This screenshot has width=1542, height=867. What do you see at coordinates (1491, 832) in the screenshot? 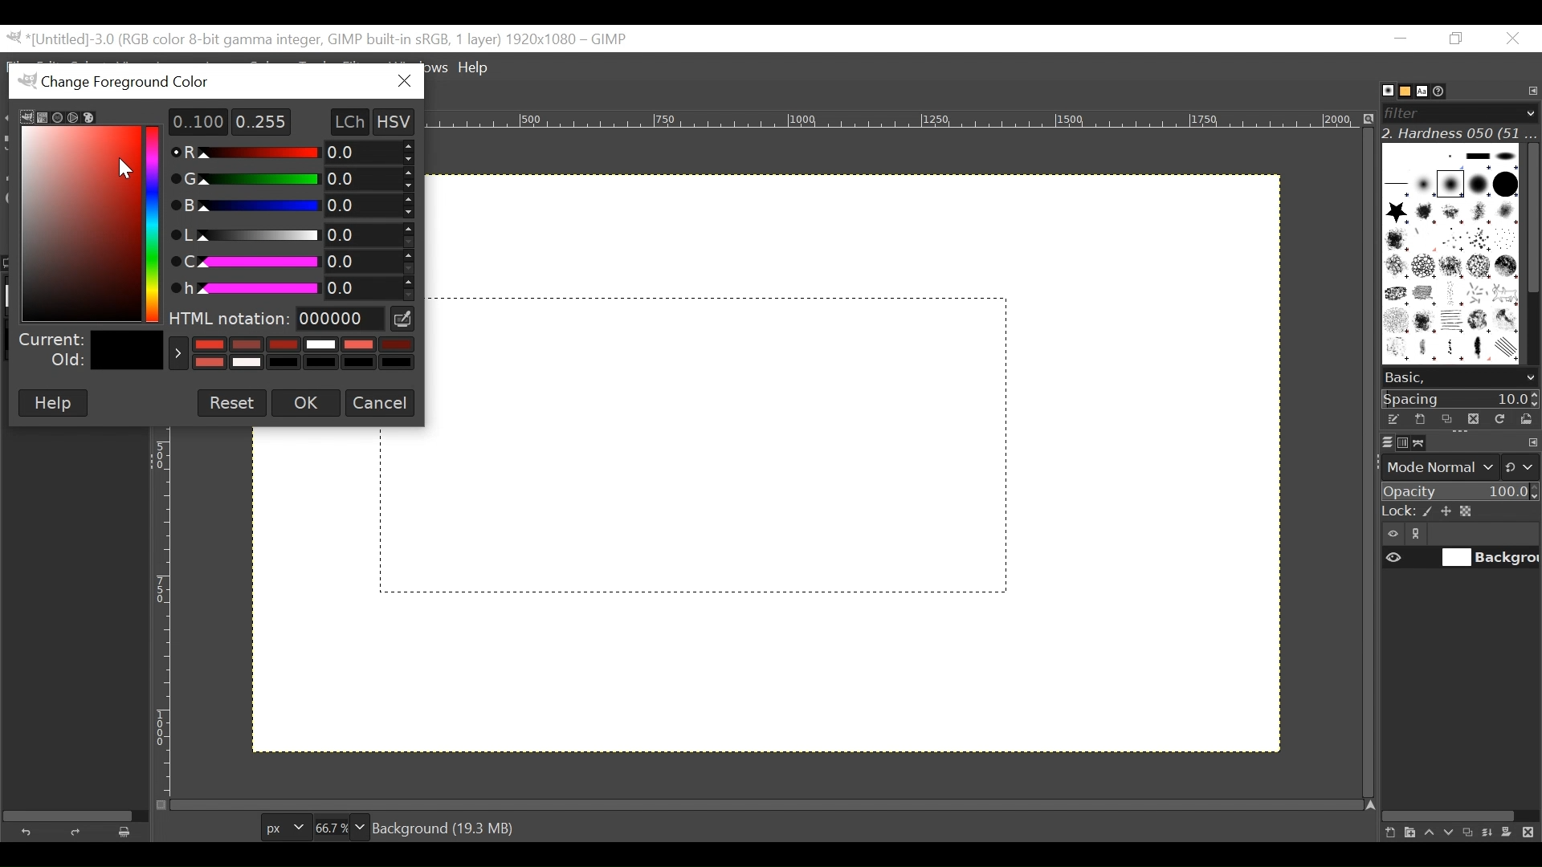
I see `merge the layer` at bounding box center [1491, 832].